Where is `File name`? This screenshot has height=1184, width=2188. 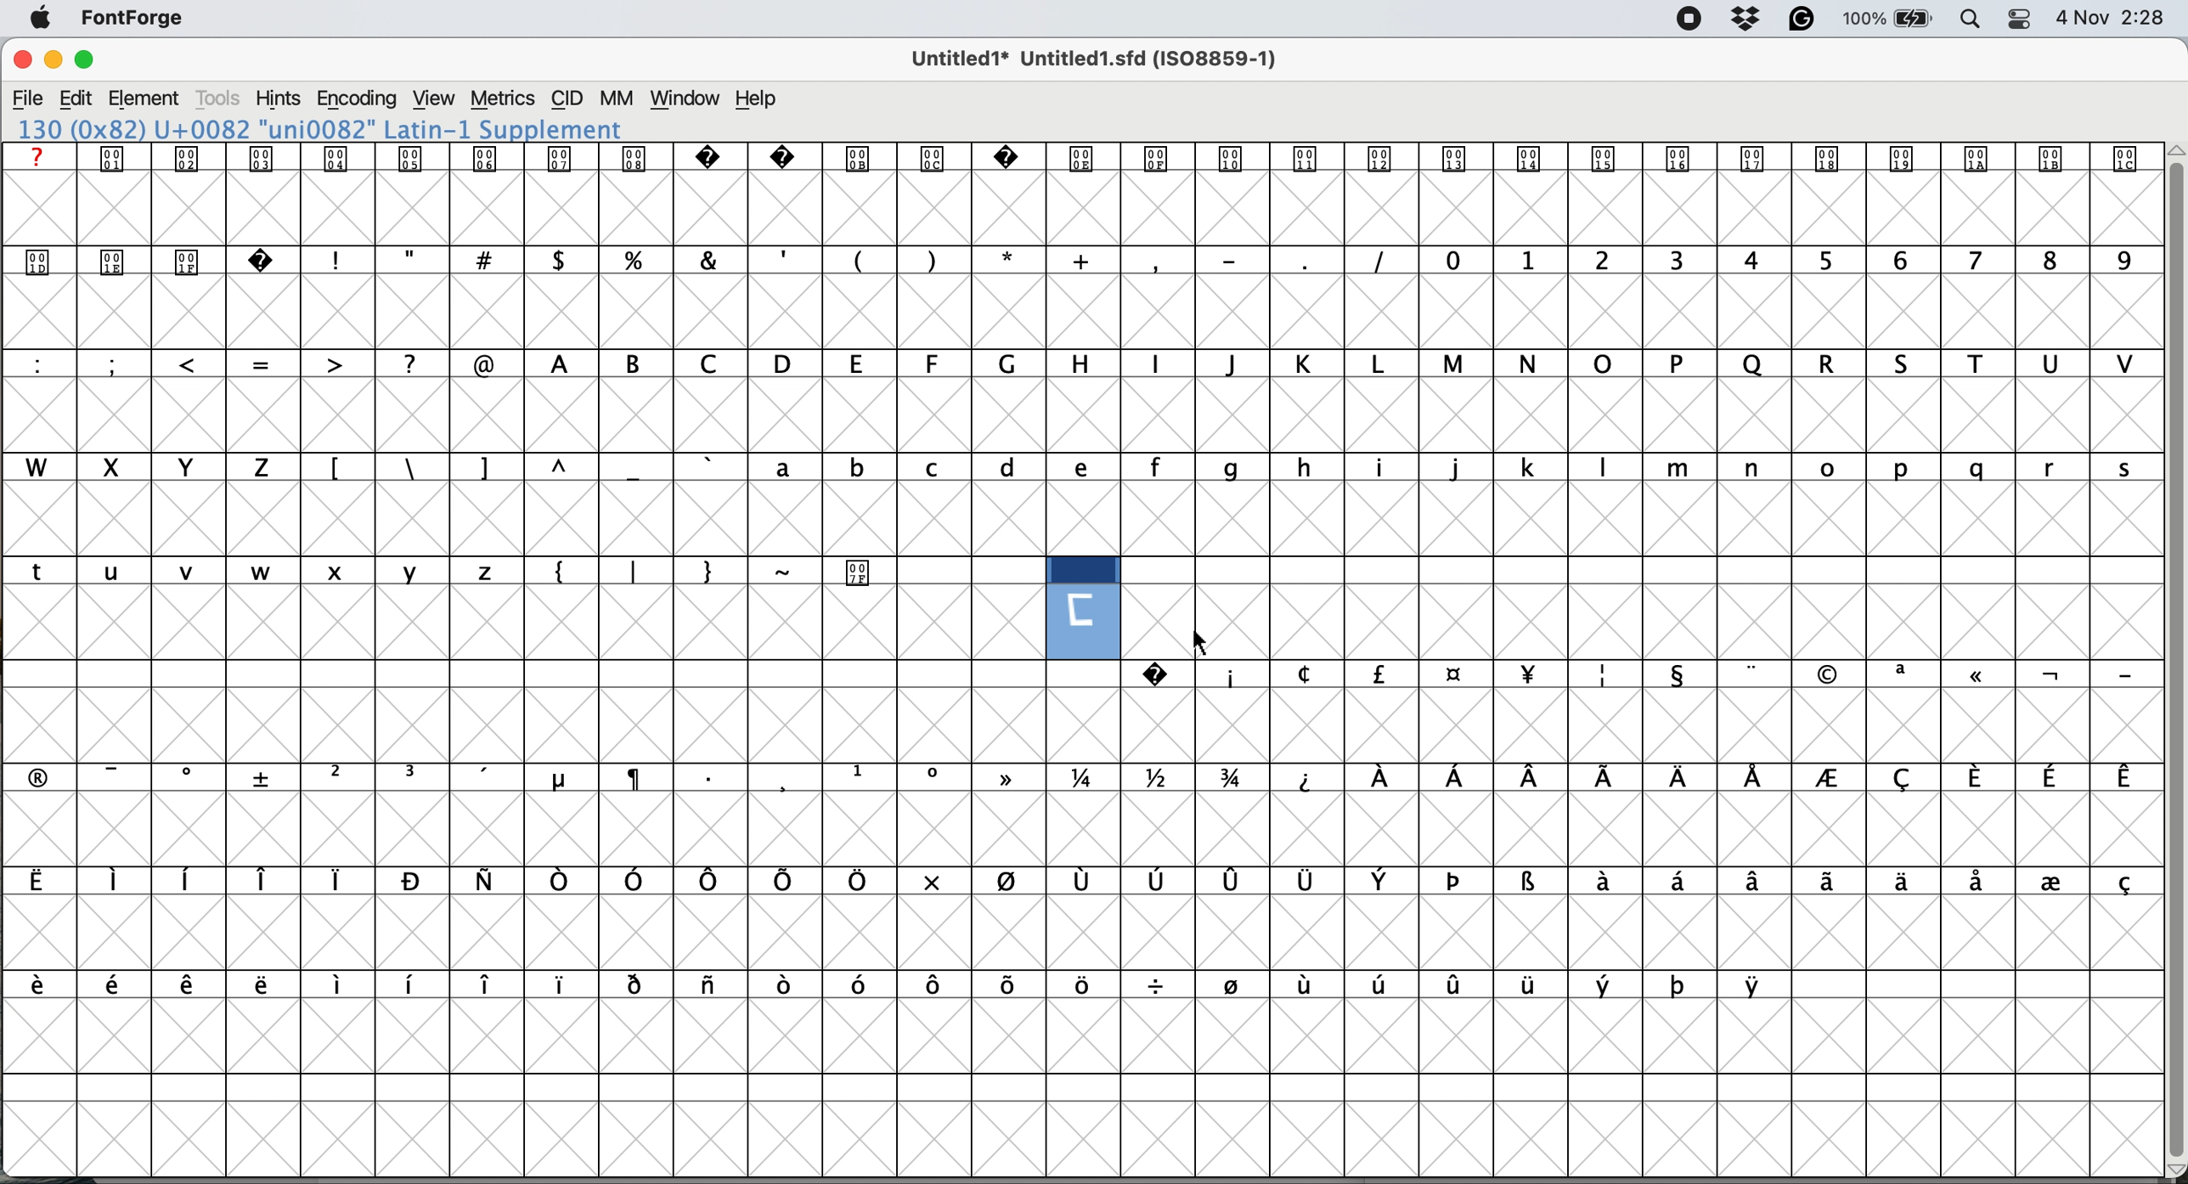 File name is located at coordinates (1089, 59).